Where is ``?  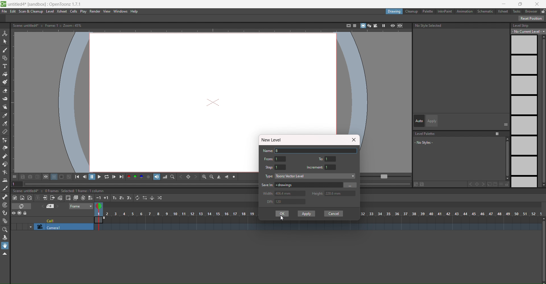  is located at coordinates (234, 177).